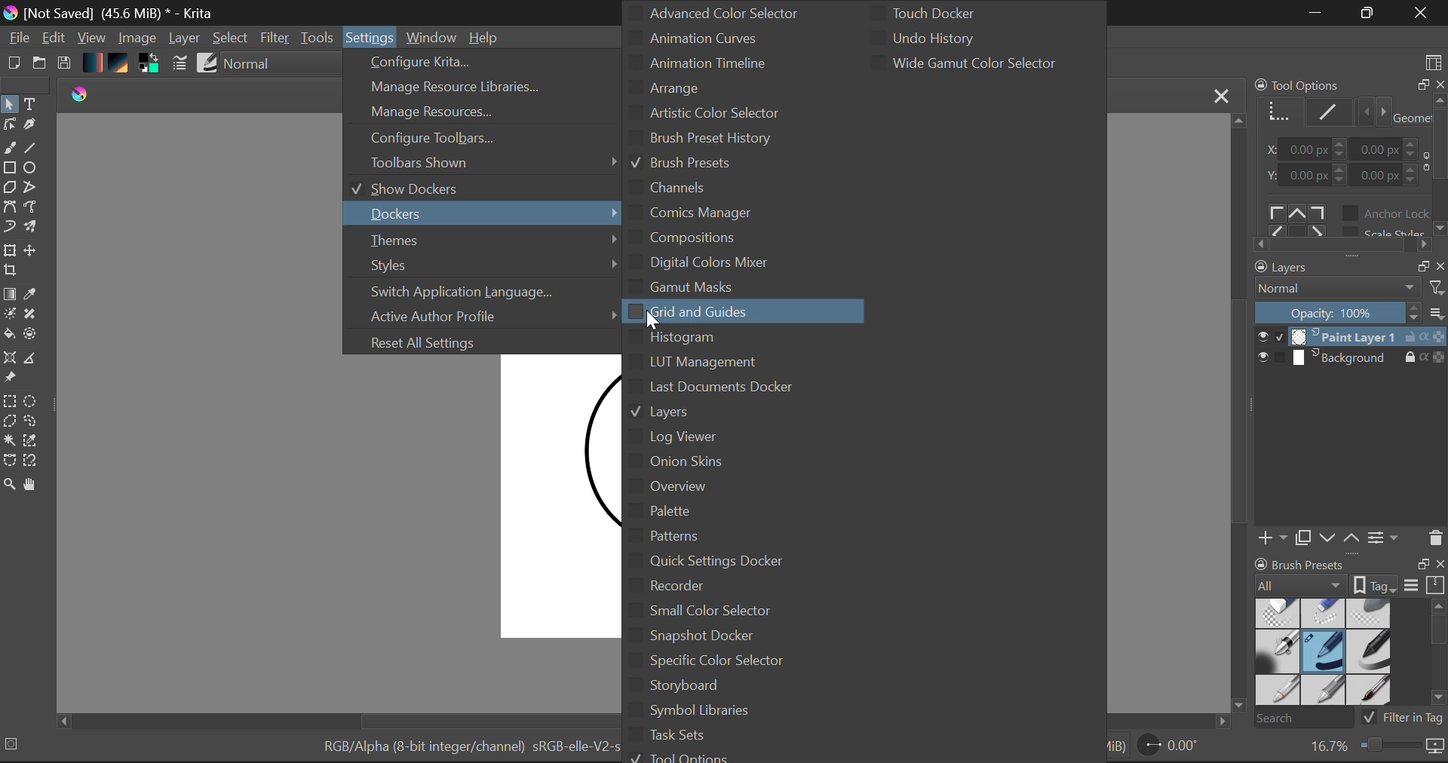 The image size is (1448, 763). Describe the element at coordinates (729, 689) in the screenshot. I see `Storyboard` at that location.